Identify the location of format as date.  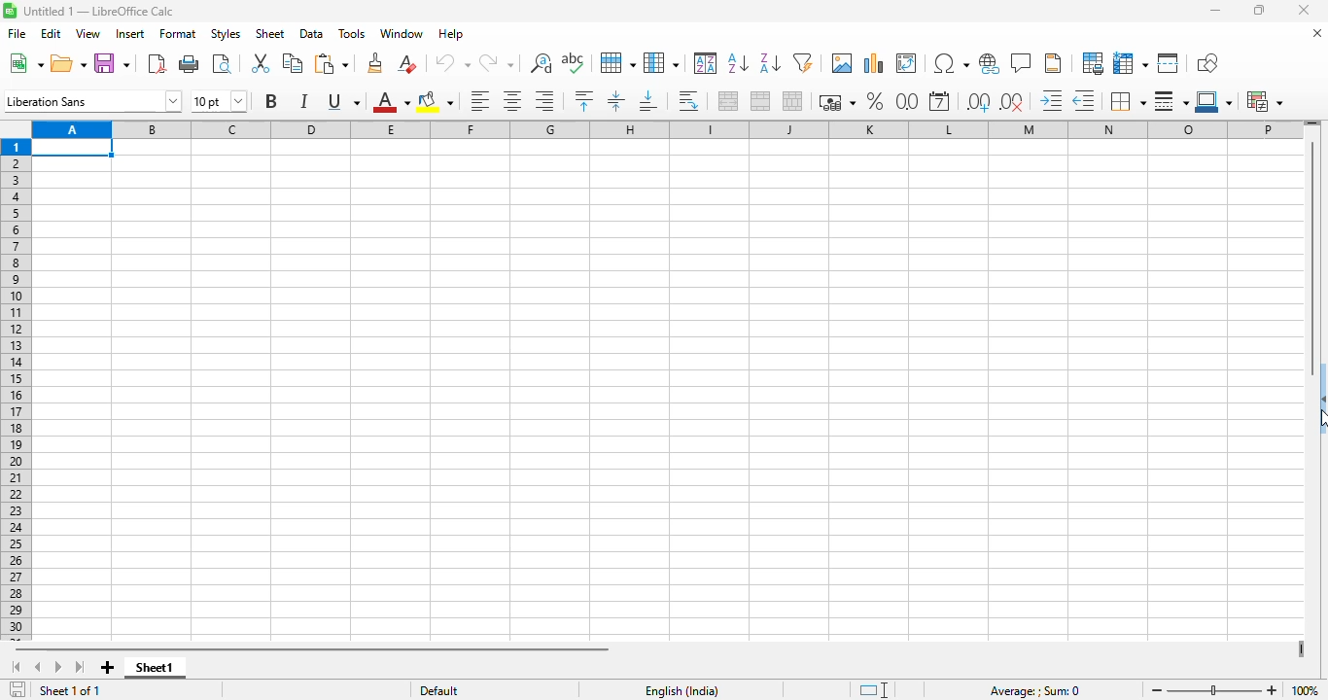
(939, 101).